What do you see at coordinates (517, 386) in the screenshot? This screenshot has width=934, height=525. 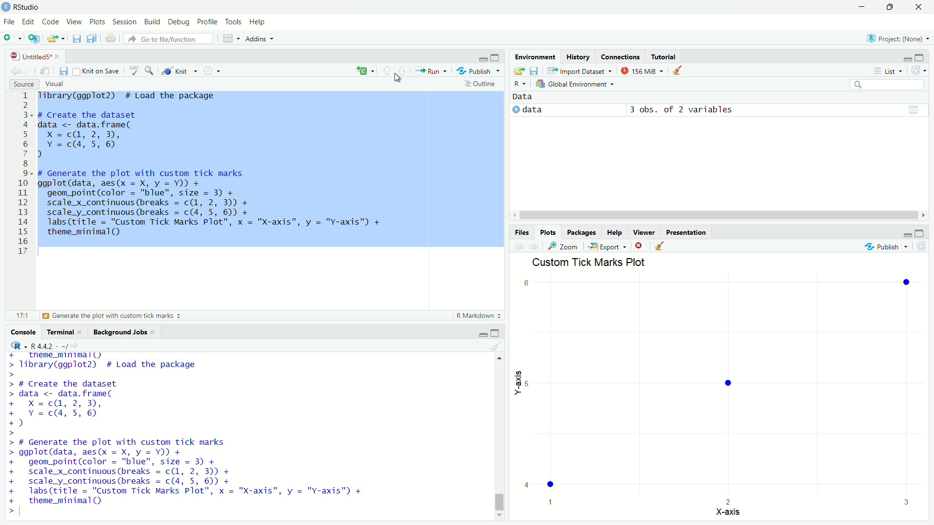 I see `y-axis` at bounding box center [517, 386].